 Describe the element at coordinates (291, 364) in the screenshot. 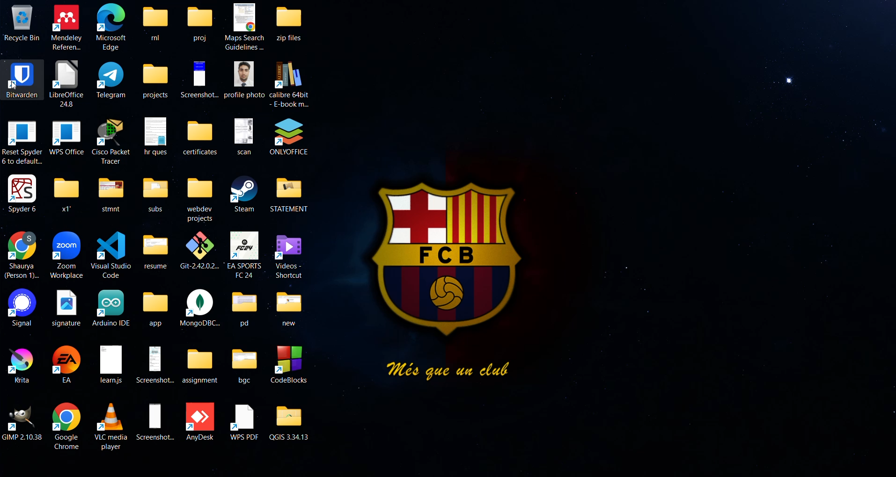

I see `CodeBlocks` at that location.